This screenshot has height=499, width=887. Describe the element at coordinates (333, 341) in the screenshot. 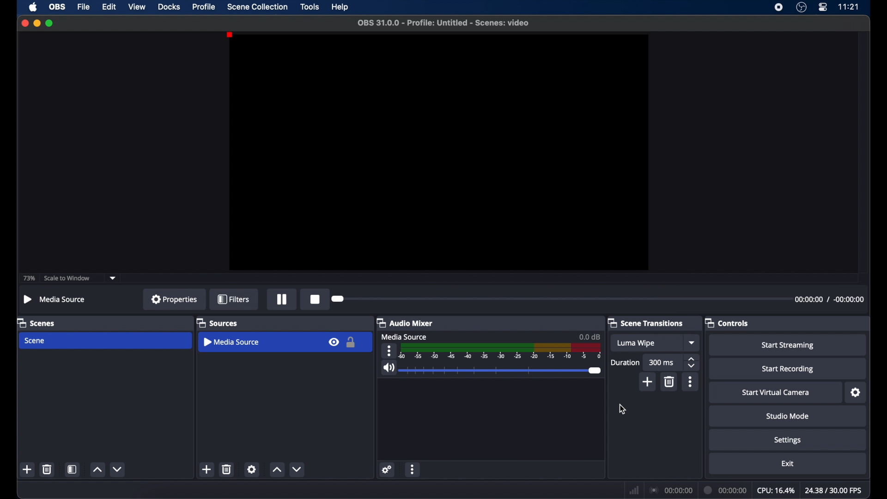

I see `visibility` at that location.